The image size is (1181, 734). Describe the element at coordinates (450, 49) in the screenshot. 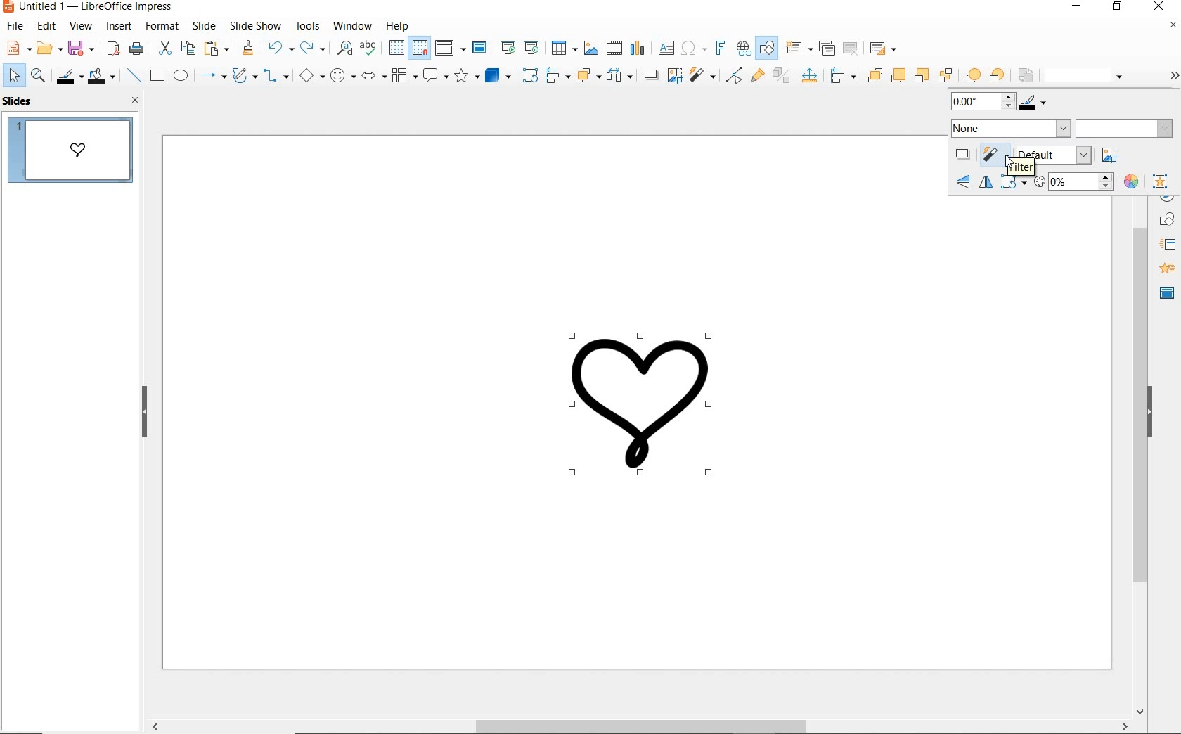

I see `display views` at that location.